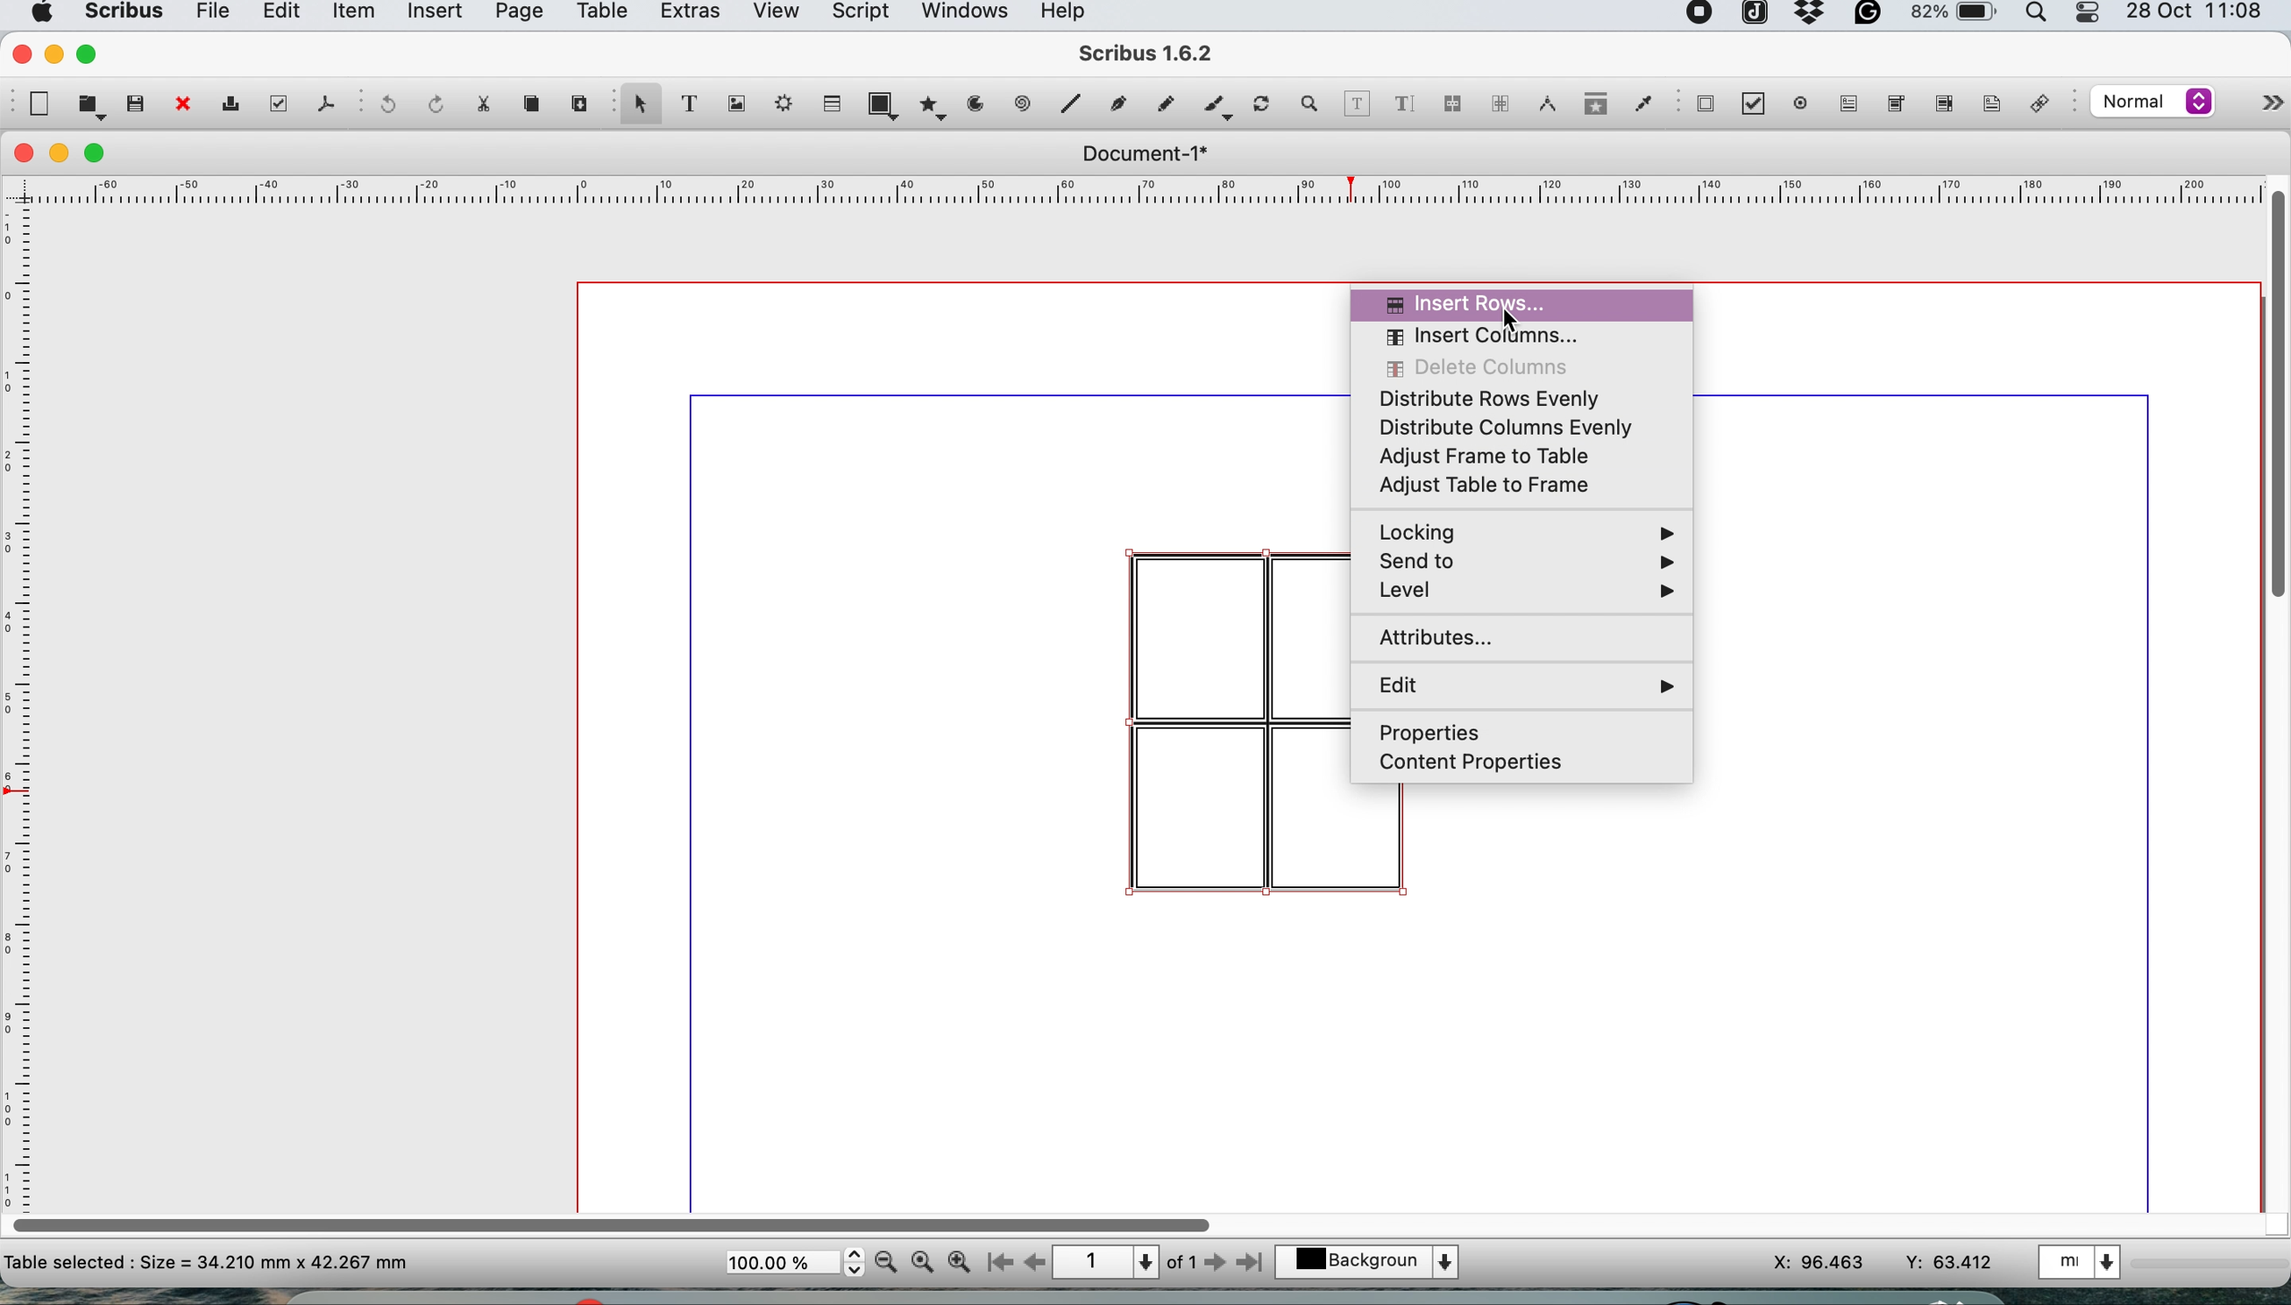  Describe the element at coordinates (2199, 13) in the screenshot. I see `date and time` at that location.